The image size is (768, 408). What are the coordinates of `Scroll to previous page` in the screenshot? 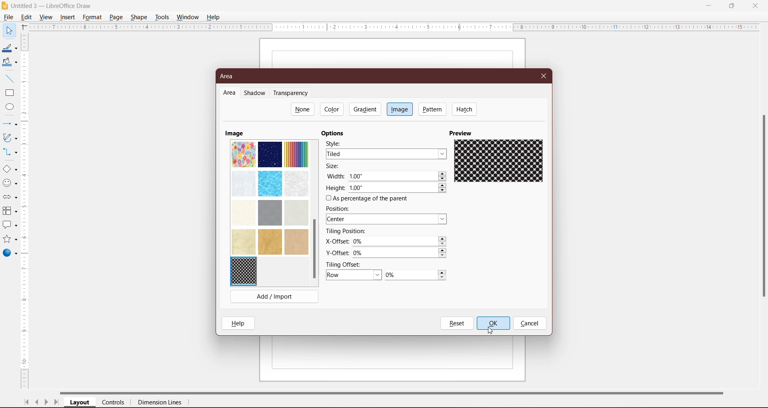 It's located at (38, 403).